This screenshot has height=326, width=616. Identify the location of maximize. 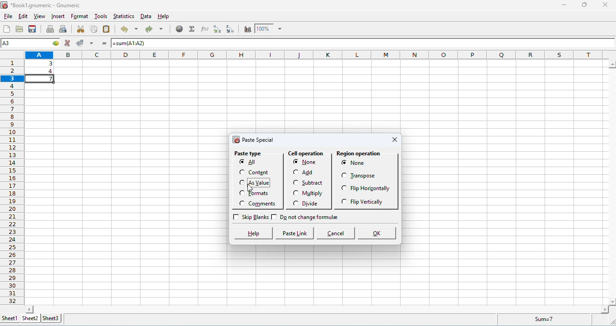
(584, 5).